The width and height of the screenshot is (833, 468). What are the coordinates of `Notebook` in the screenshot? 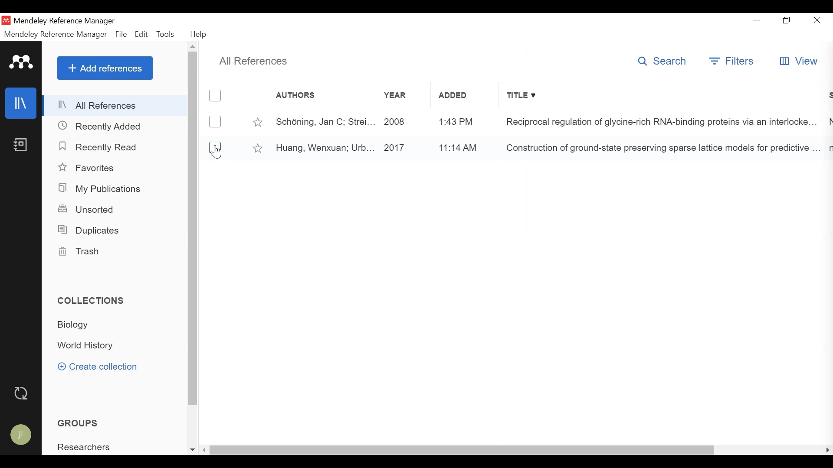 It's located at (22, 146).